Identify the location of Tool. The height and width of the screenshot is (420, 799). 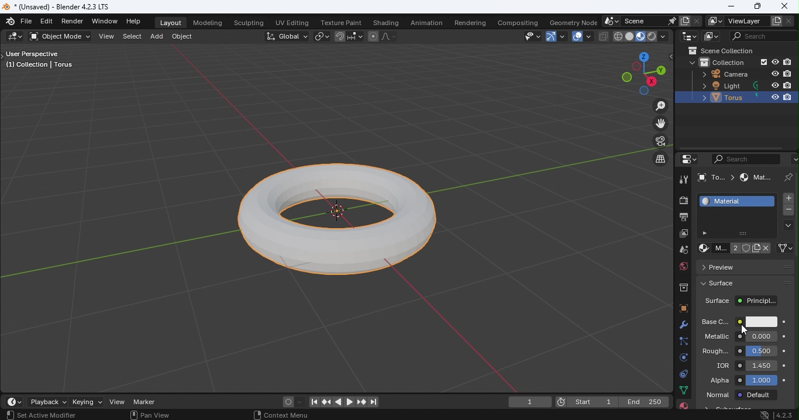
(683, 179).